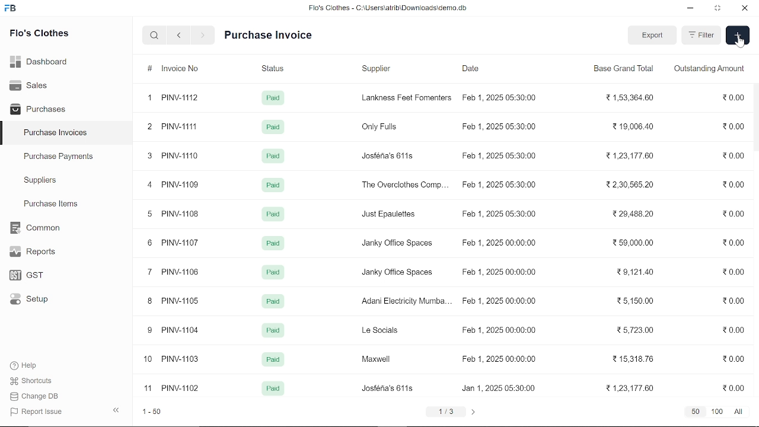 This screenshot has height=427, width=759. Describe the element at coordinates (375, 69) in the screenshot. I see `‘Supplier` at that location.